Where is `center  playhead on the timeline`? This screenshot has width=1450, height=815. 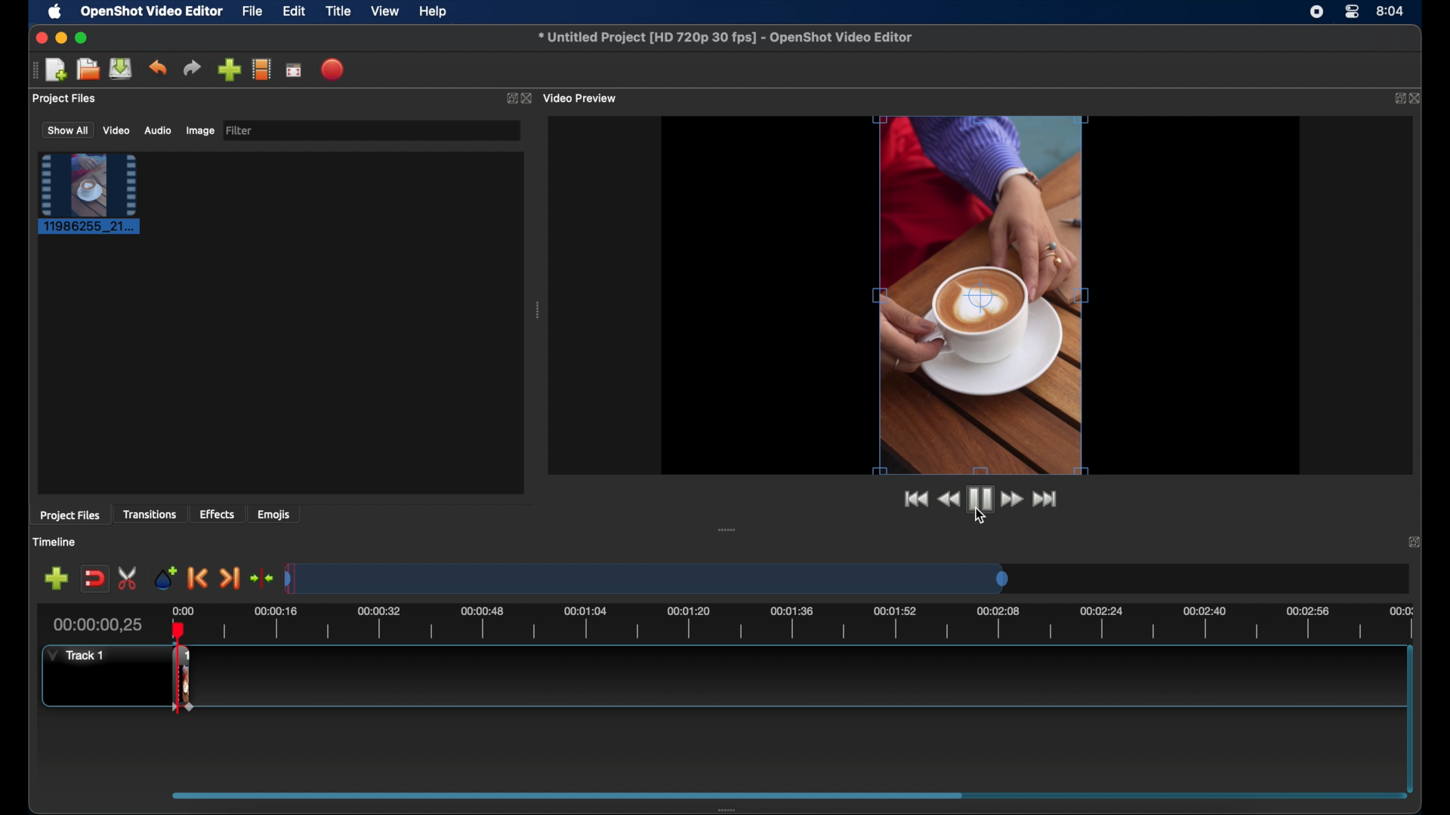
center  playhead on the timeline is located at coordinates (261, 577).